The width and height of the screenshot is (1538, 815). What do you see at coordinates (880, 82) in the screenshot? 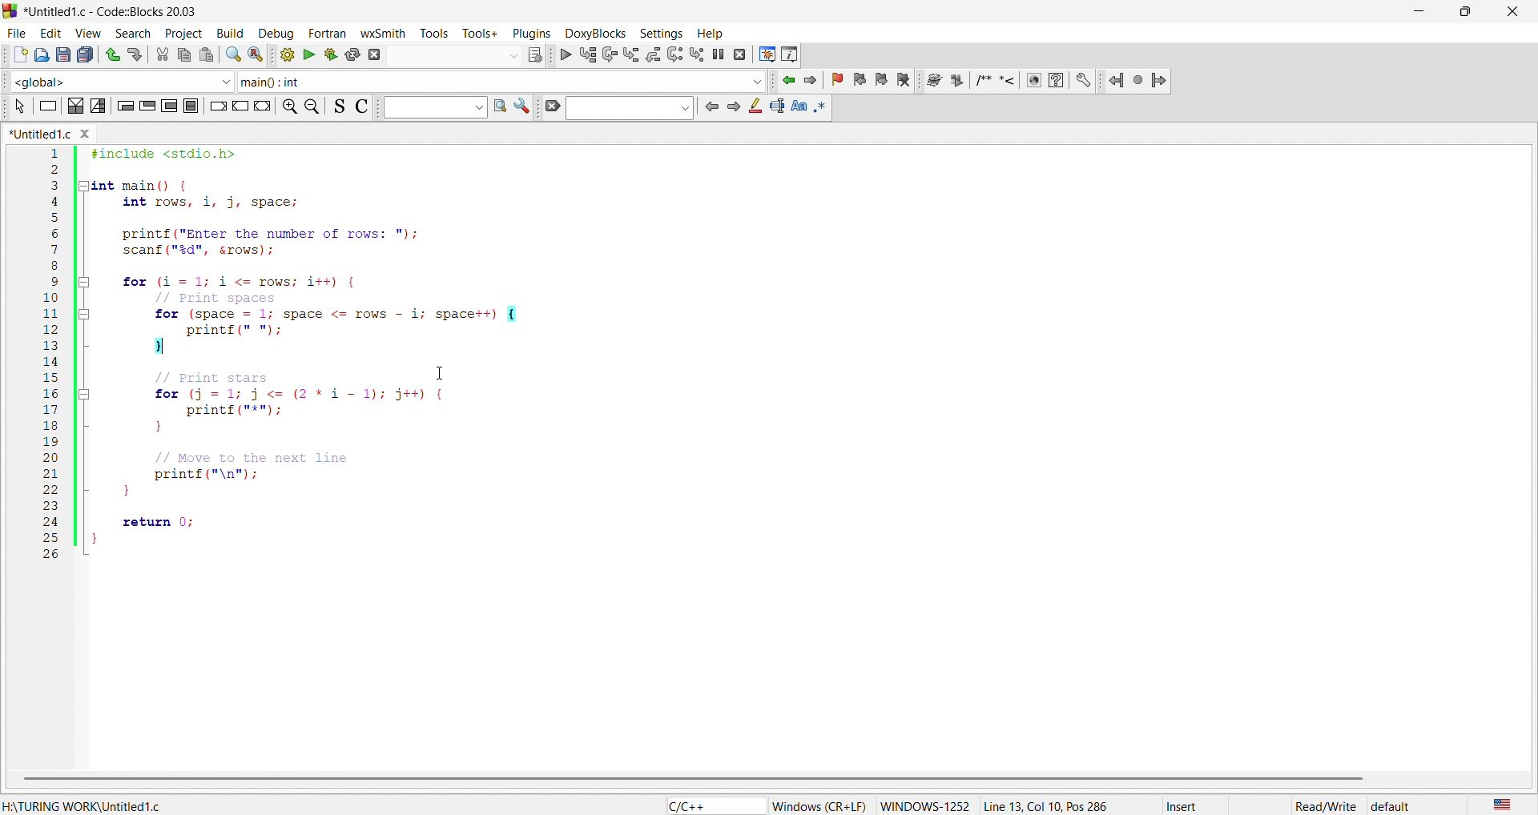
I see `next bookmark` at bounding box center [880, 82].